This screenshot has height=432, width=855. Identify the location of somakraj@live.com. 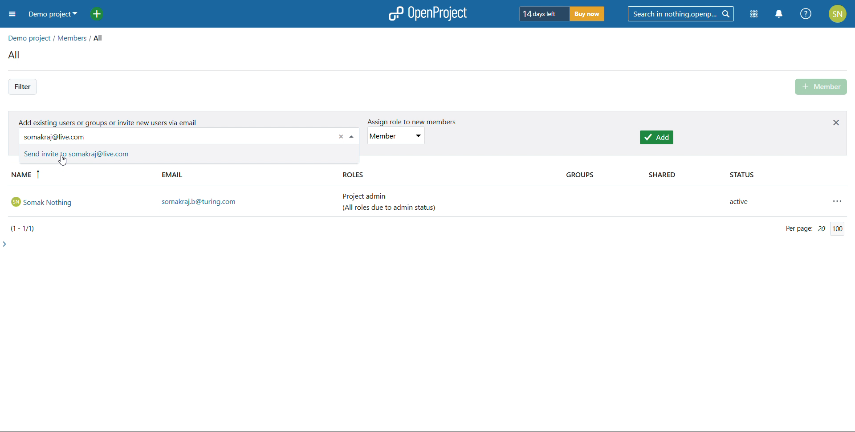
(169, 136).